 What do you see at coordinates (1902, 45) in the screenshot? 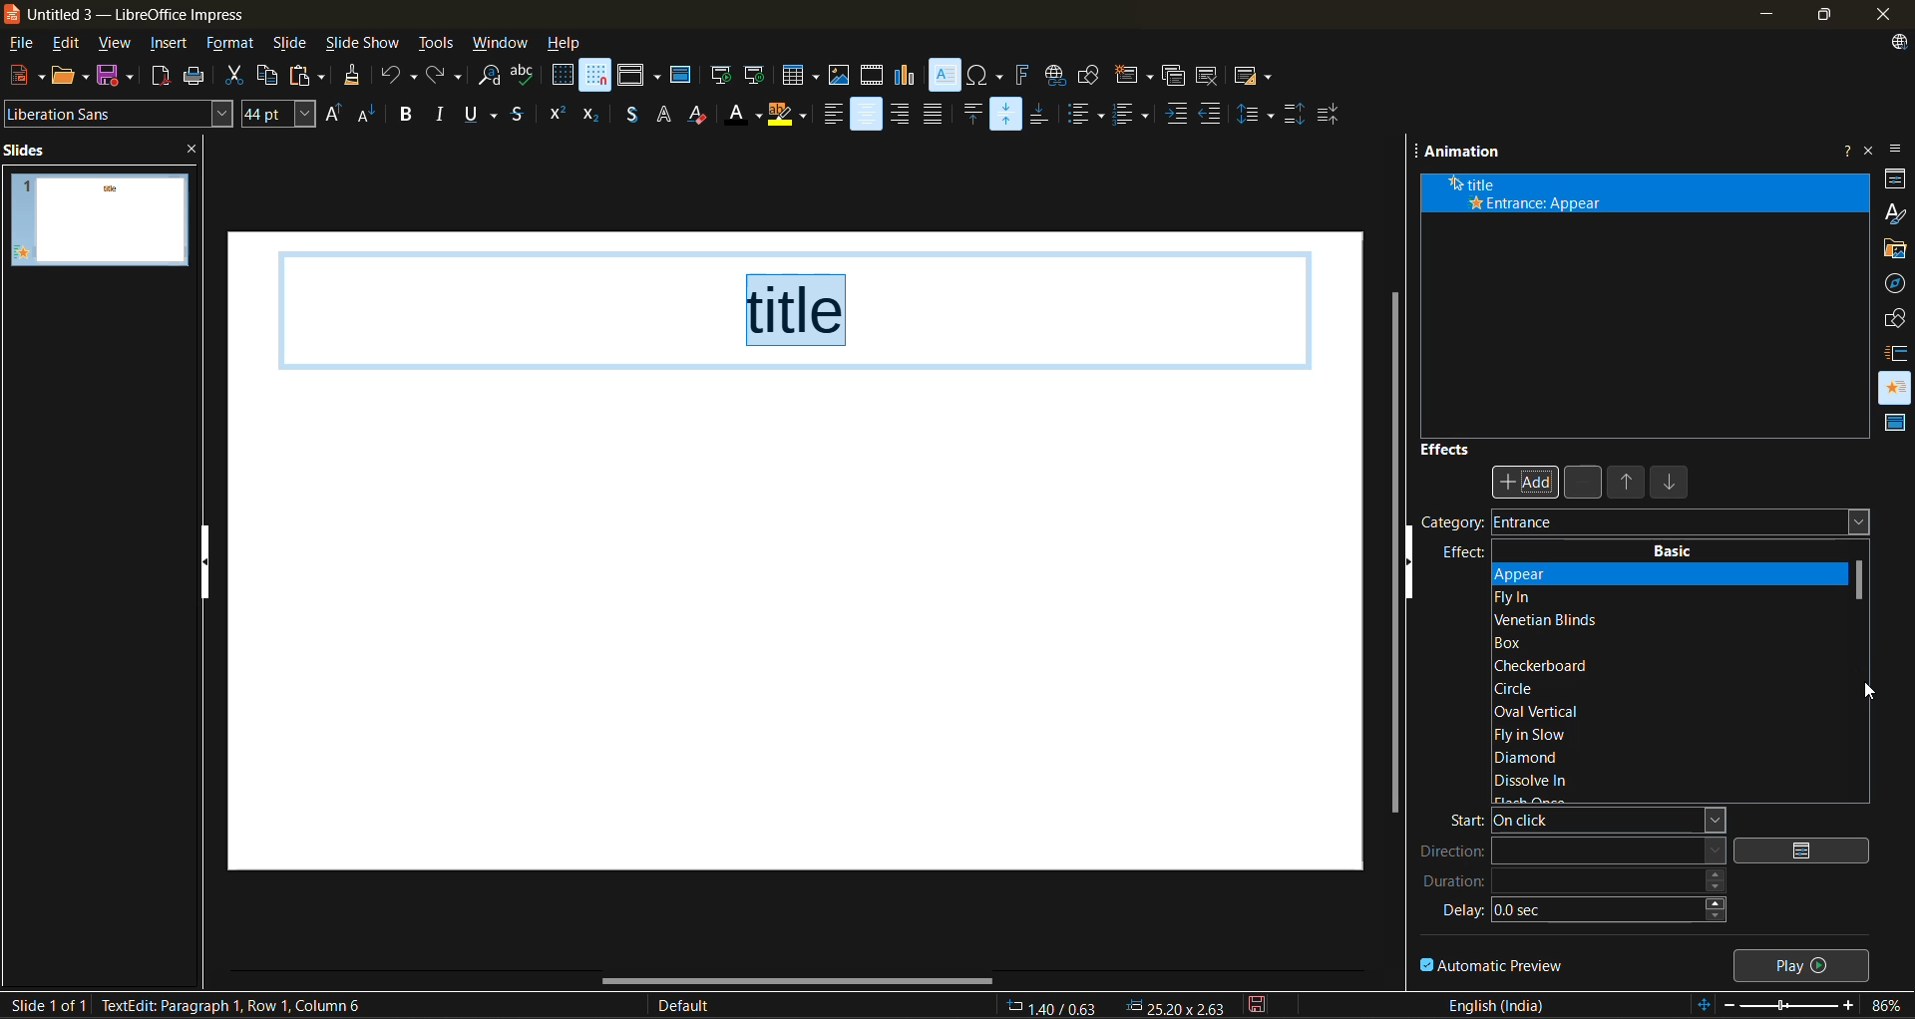
I see `update` at bounding box center [1902, 45].